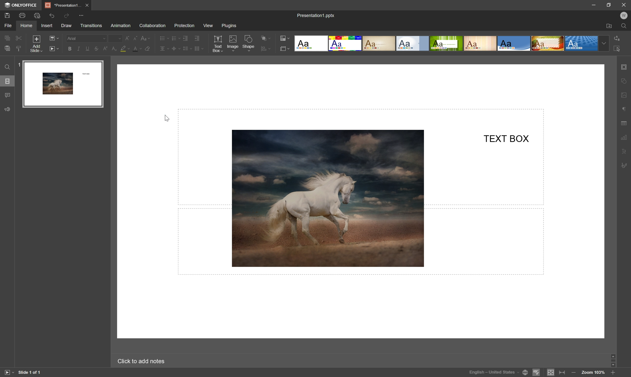  Describe the element at coordinates (625, 26) in the screenshot. I see `find` at that location.